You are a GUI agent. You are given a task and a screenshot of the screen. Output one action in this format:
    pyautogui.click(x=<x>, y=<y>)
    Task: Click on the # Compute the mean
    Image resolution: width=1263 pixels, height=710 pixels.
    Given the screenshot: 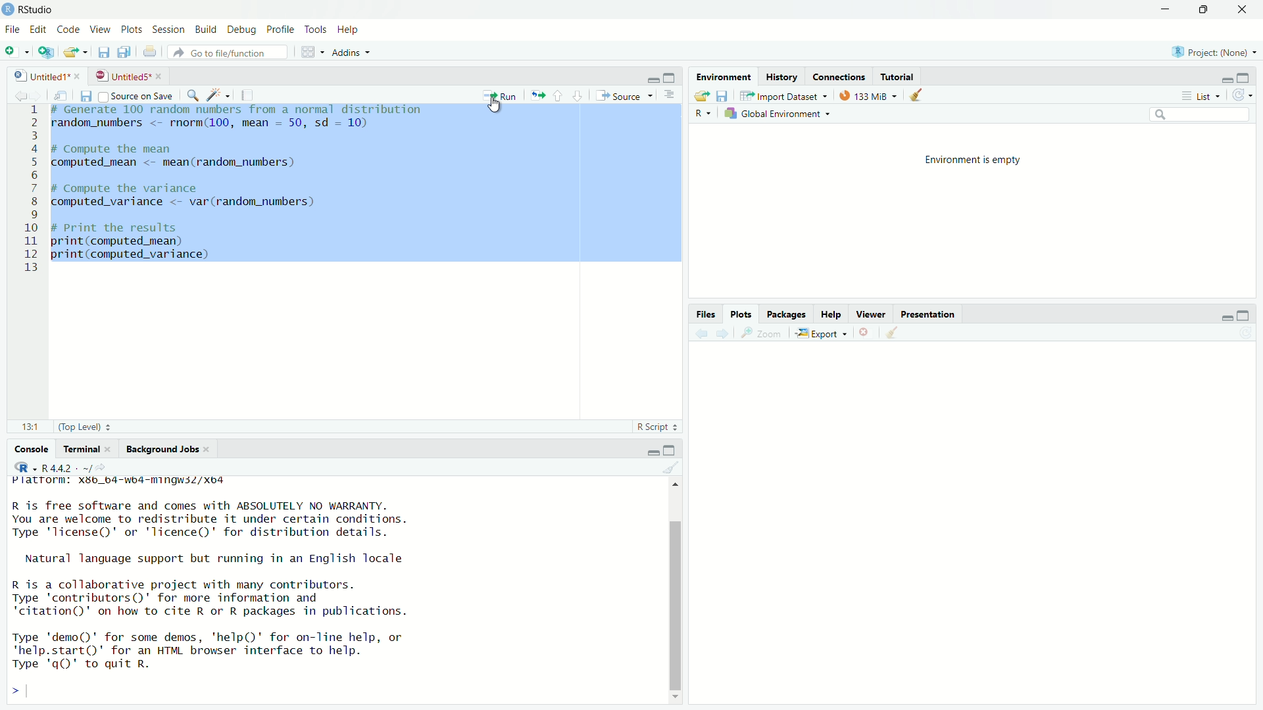 What is the action you would take?
    pyautogui.click(x=166, y=148)
    